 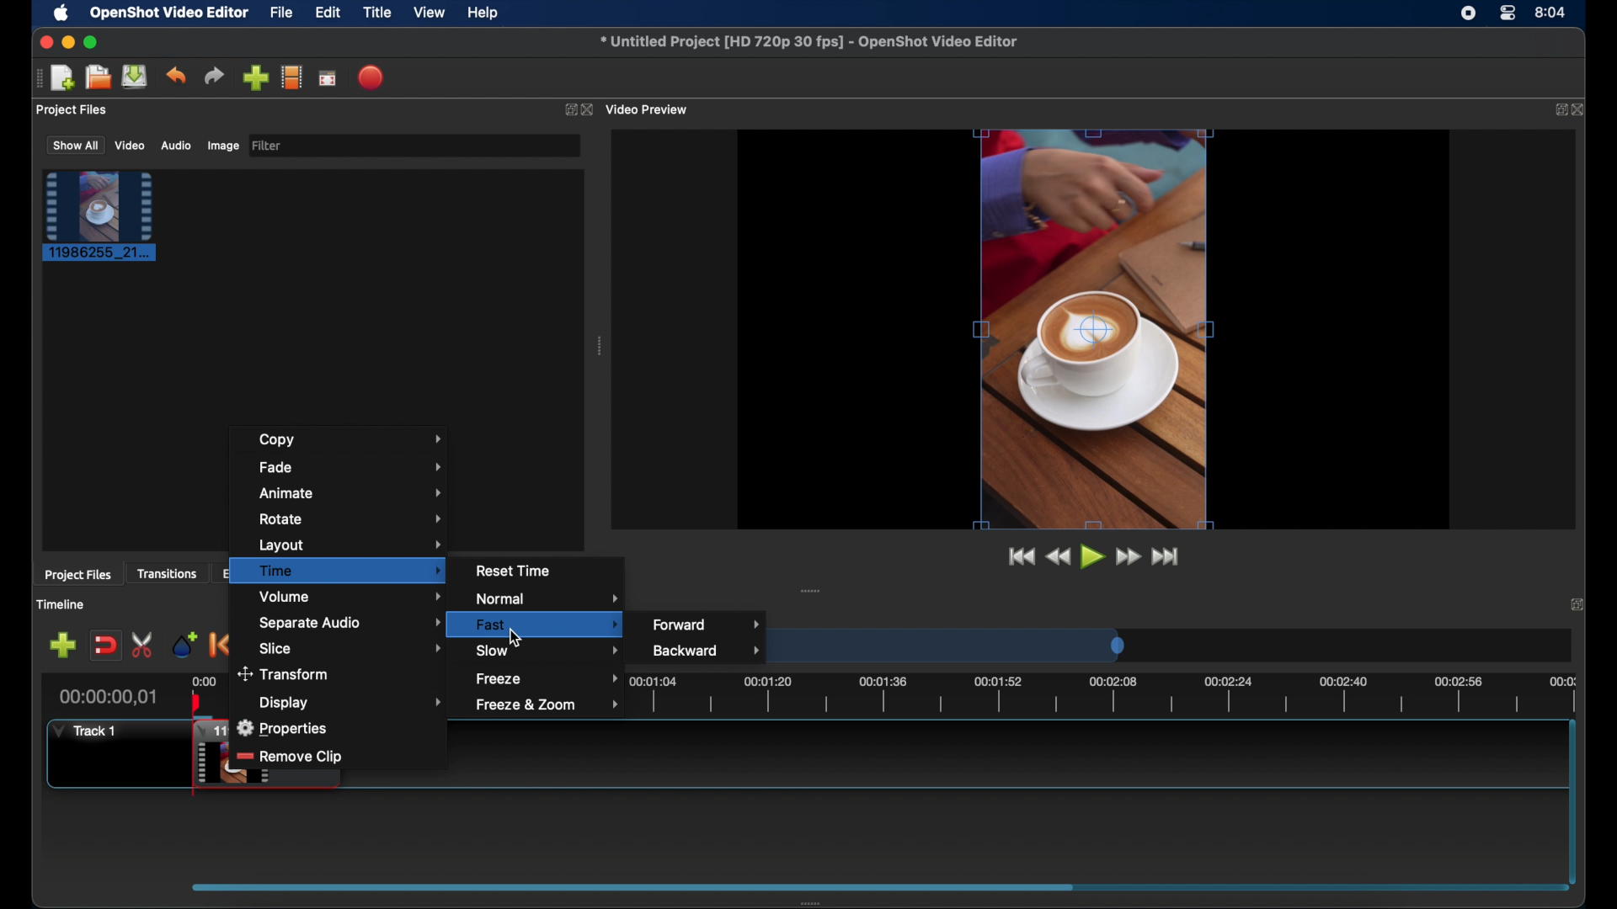 I want to click on add marker, so click(x=185, y=645).